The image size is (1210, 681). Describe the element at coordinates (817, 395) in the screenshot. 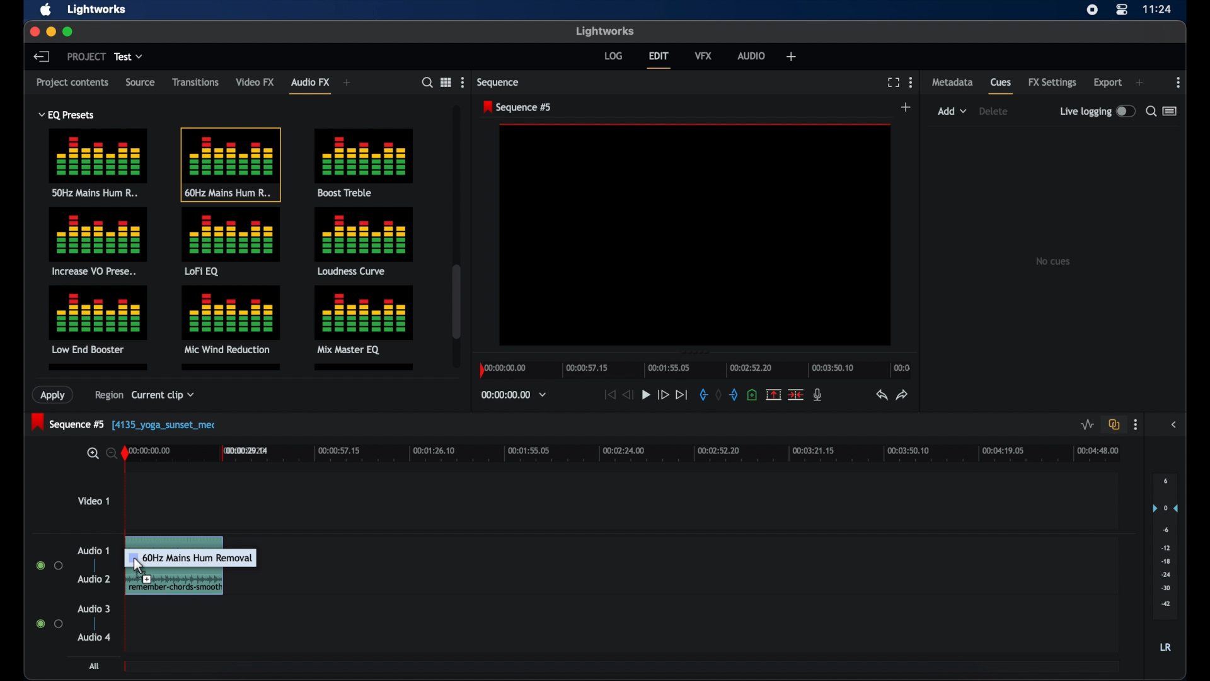

I see `mic` at that location.